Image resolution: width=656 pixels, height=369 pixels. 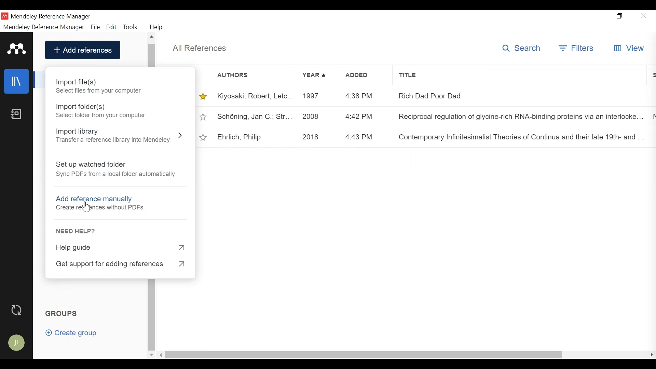 What do you see at coordinates (53, 16) in the screenshot?
I see `Mendeley Reference Manager` at bounding box center [53, 16].